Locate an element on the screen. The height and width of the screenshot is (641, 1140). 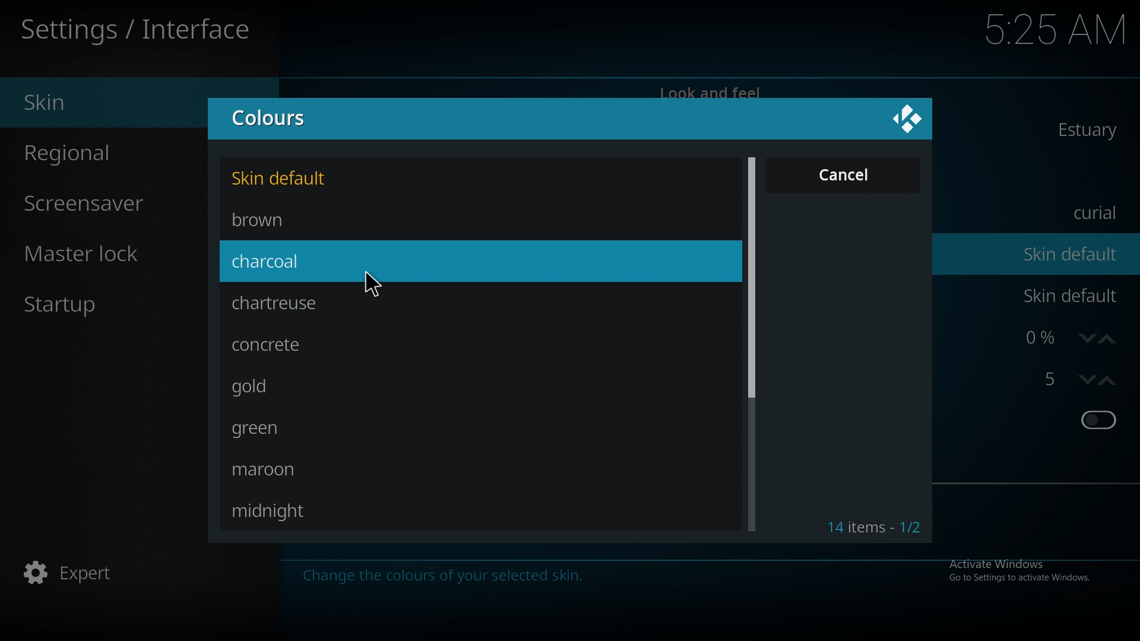
item count is located at coordinates (876, 525).